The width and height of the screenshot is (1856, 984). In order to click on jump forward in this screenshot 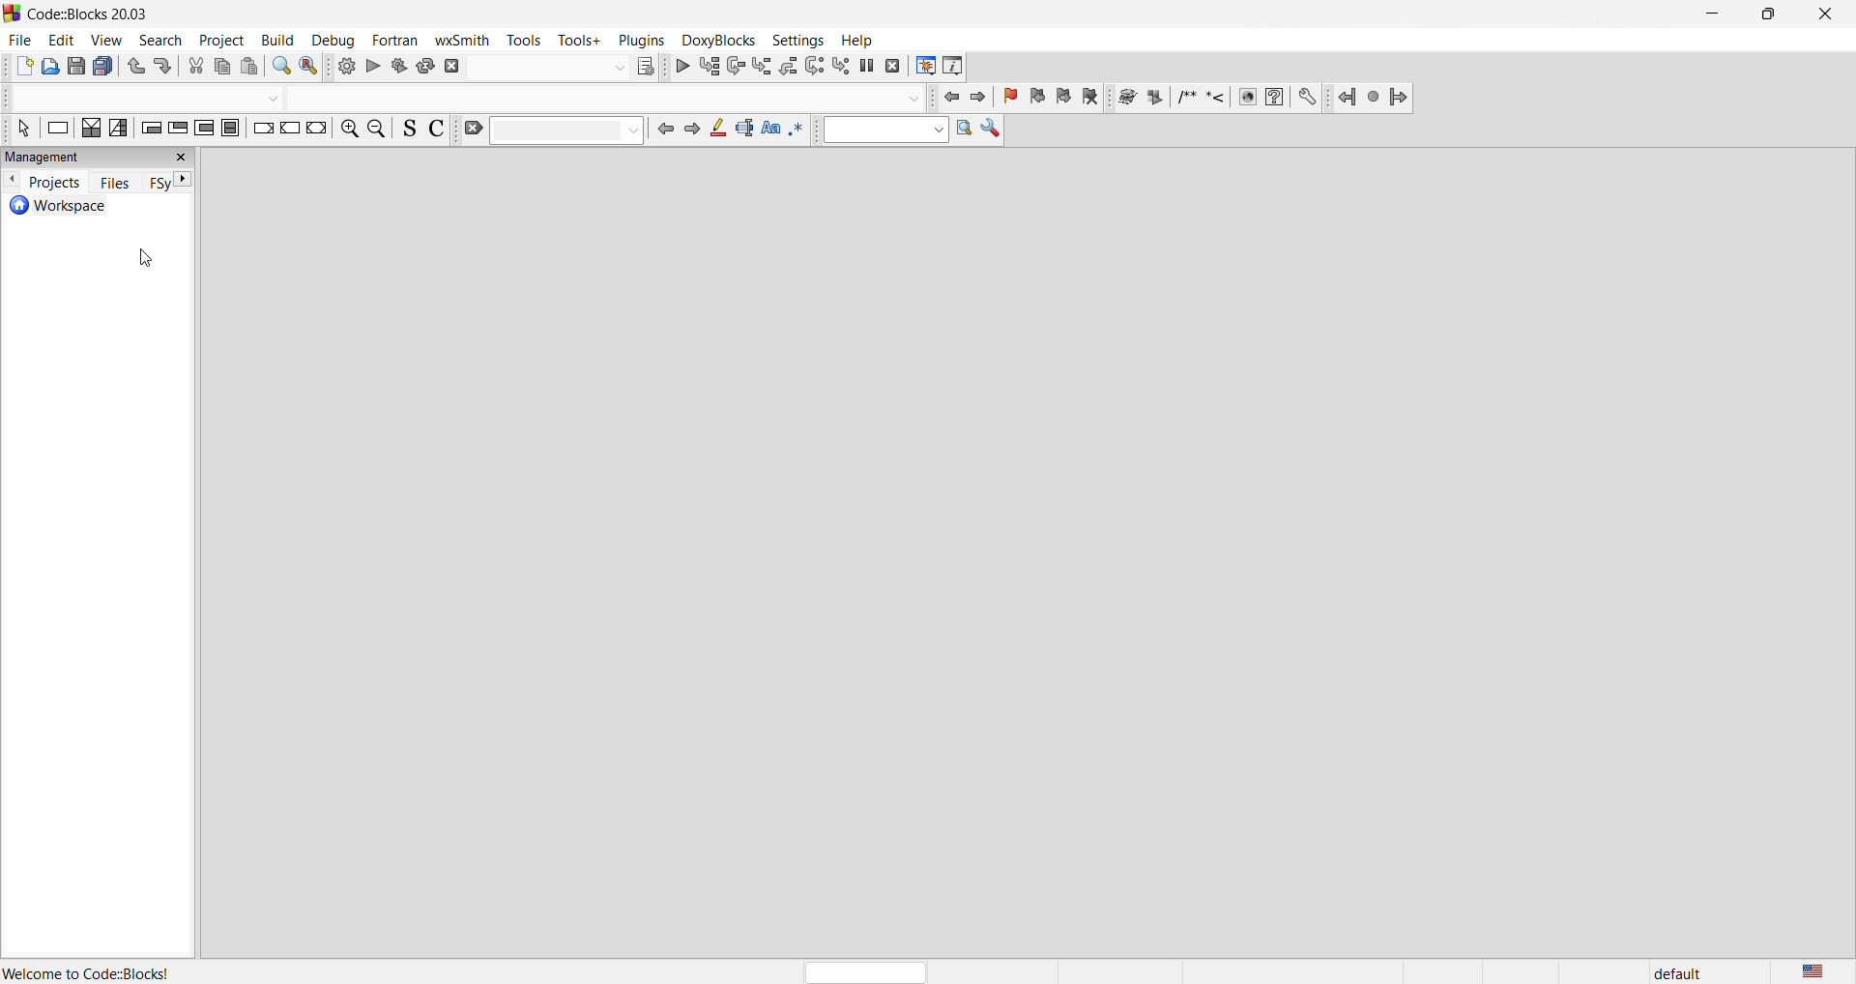, I will do `click(978, 98)`.